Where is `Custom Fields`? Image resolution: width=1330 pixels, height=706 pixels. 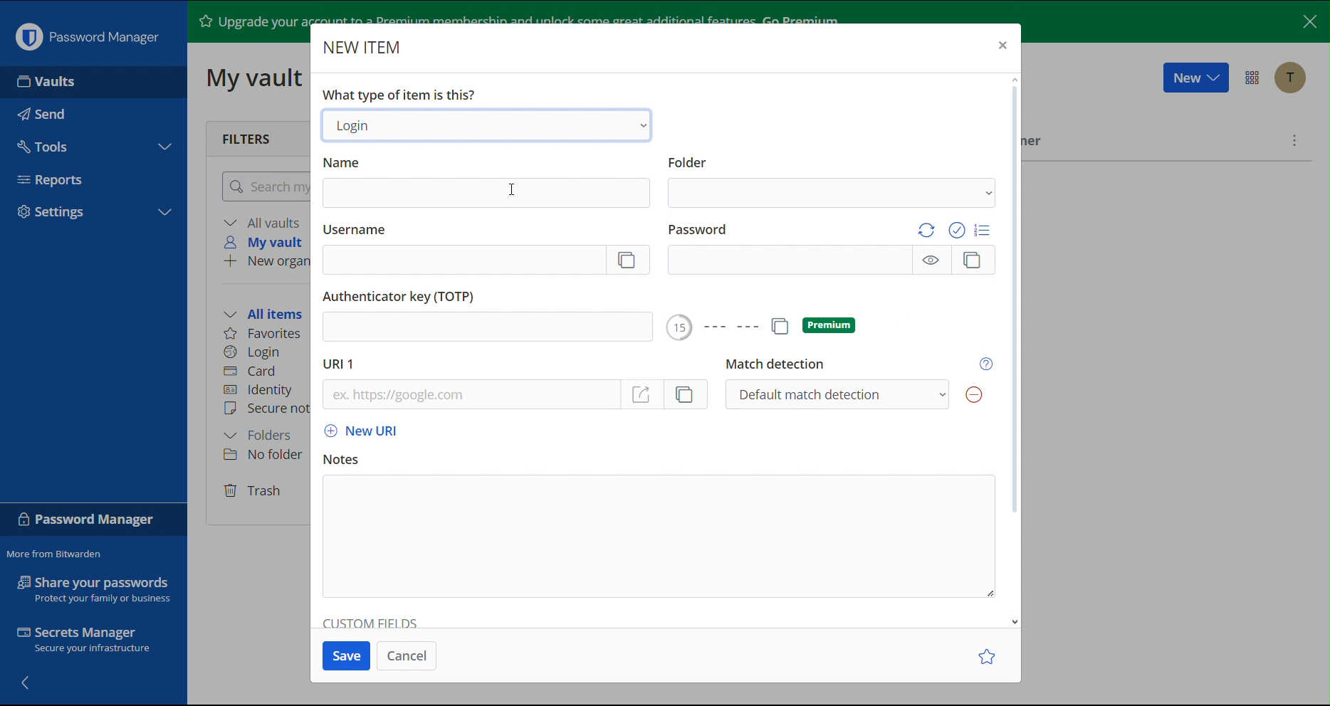
Custom Fields is located at coordinates (372, 621).